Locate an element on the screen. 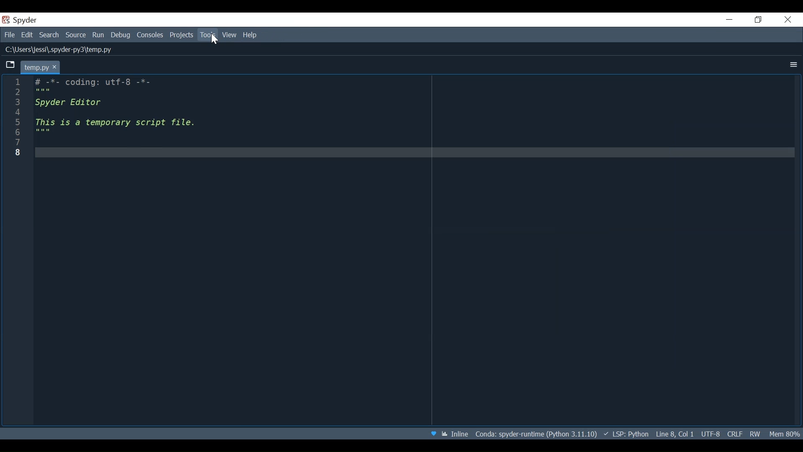  Browse tab is located at coordinates (10, 64).